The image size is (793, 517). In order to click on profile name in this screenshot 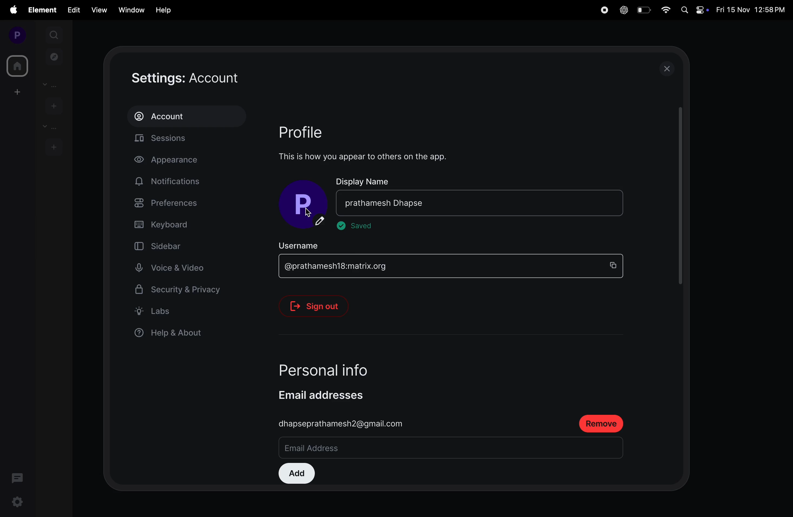, I will do `click(304, 204)`.